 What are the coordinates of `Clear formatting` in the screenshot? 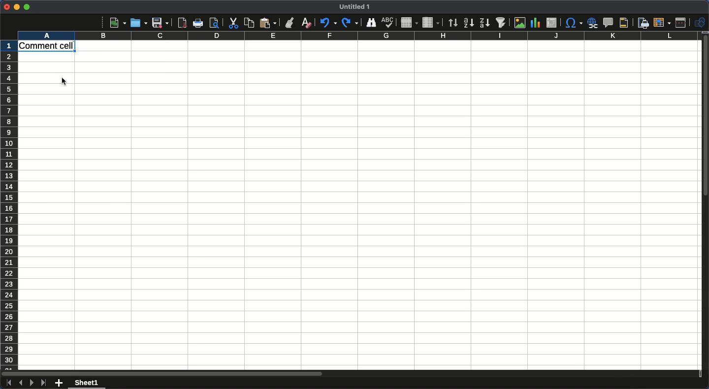 It's located at (308, 23).